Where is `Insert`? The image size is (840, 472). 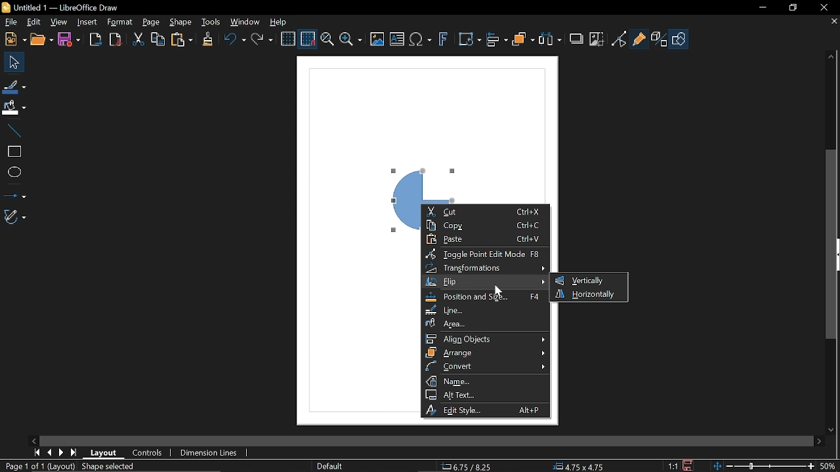 Insert is located at coordinates (88, 22).